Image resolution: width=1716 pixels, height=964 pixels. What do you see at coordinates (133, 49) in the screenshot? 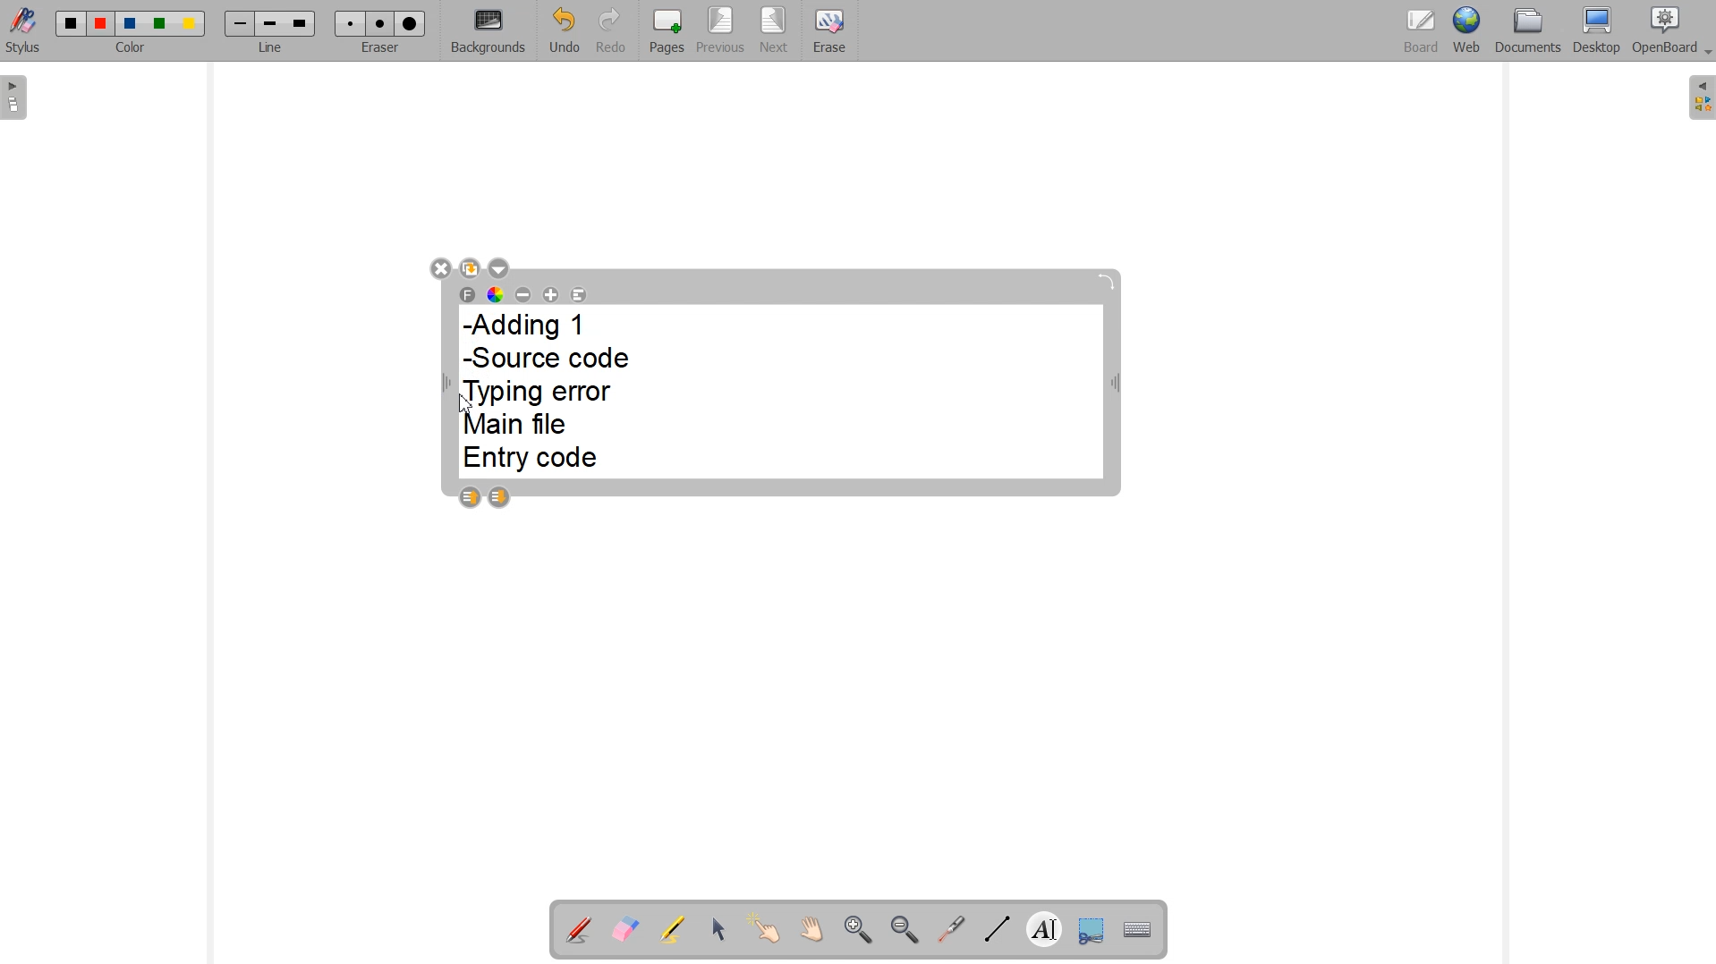
I see `Color` at bounding box center [133, 49].